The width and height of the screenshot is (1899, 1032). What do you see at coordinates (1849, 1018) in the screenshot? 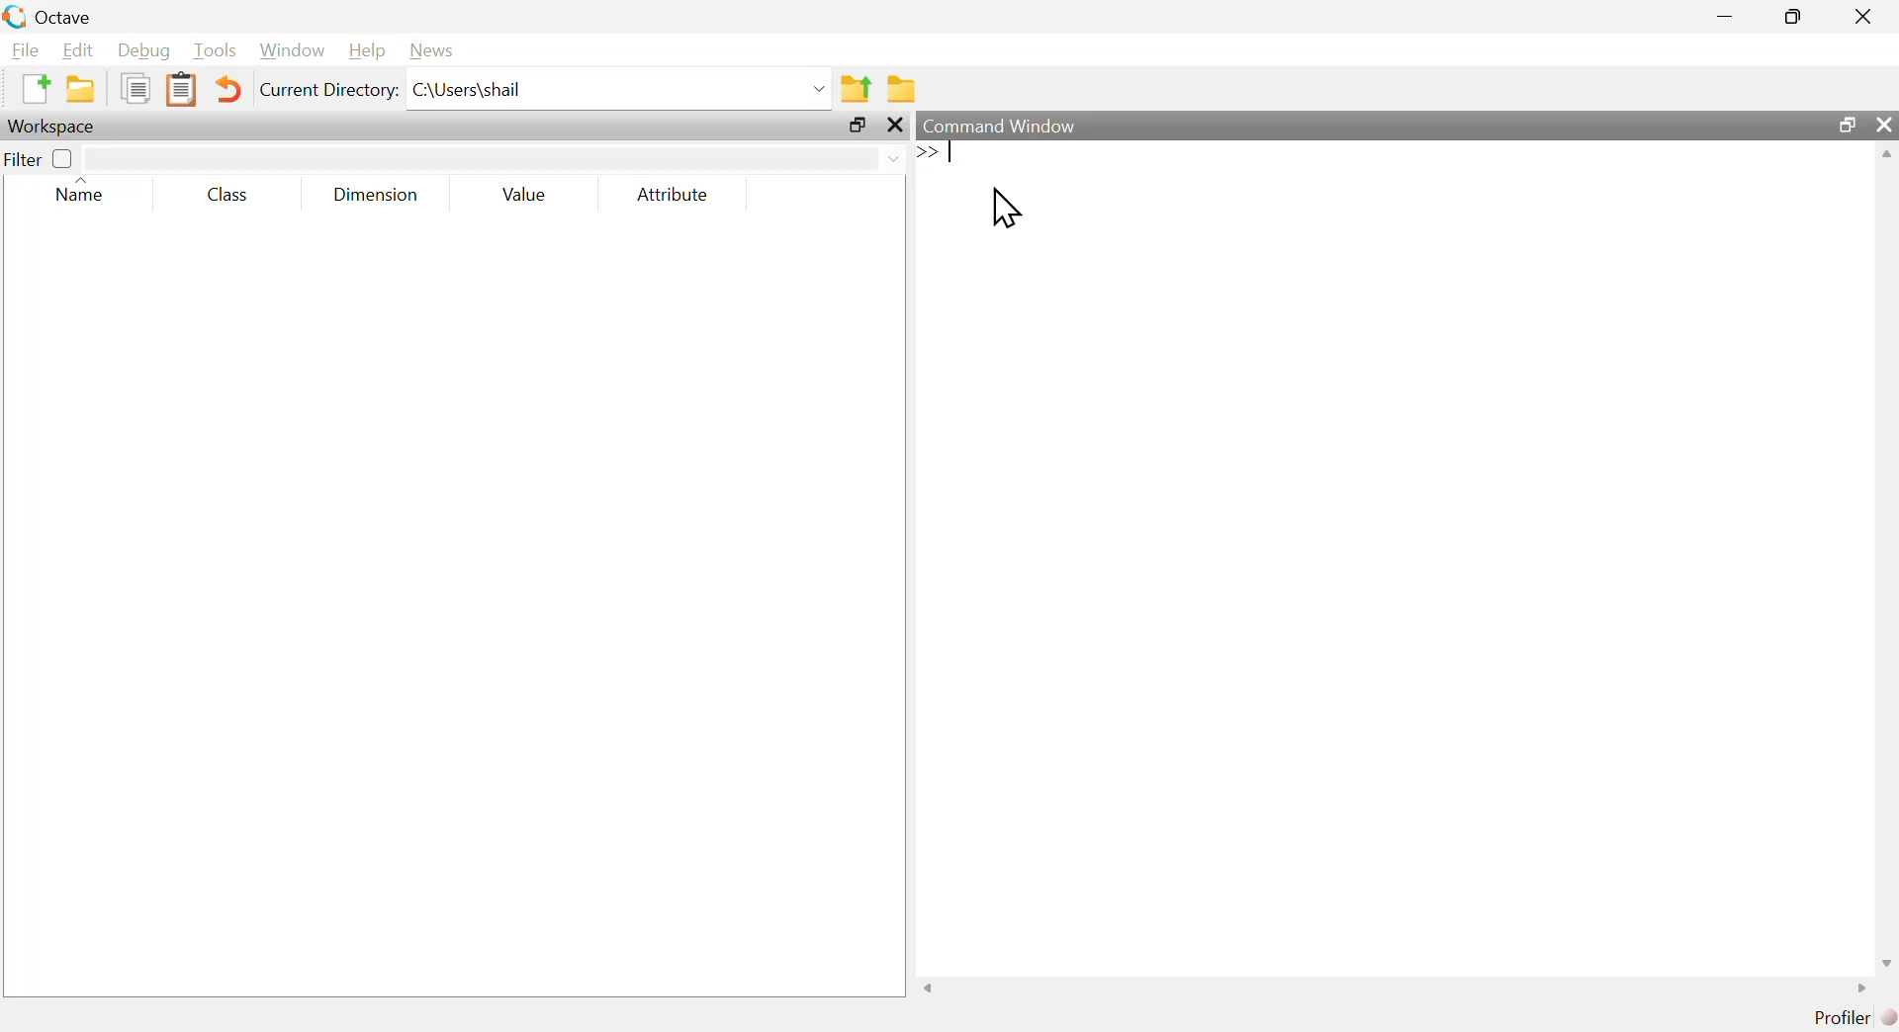
I see `profiler` at bounding box center [1849, 1018].